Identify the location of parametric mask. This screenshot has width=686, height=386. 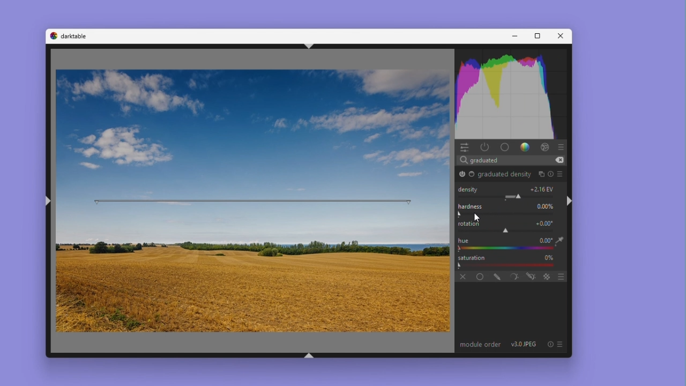
(512, 277).